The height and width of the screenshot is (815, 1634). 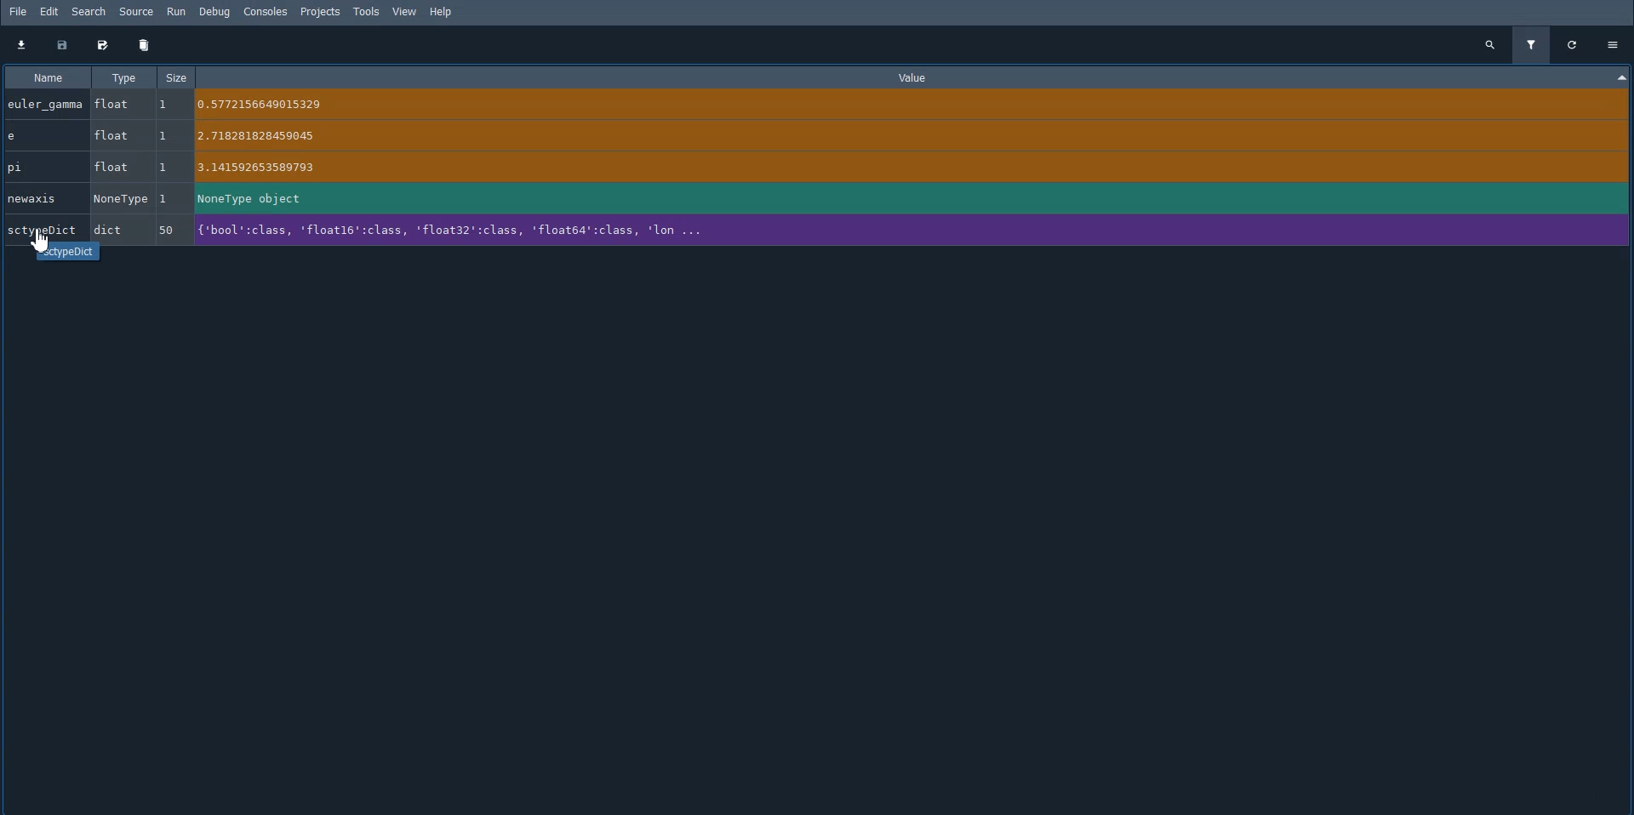 What do you see at coordinates (405, 12) in the screenshot?
I see `View` at bounding box center [405, 12].